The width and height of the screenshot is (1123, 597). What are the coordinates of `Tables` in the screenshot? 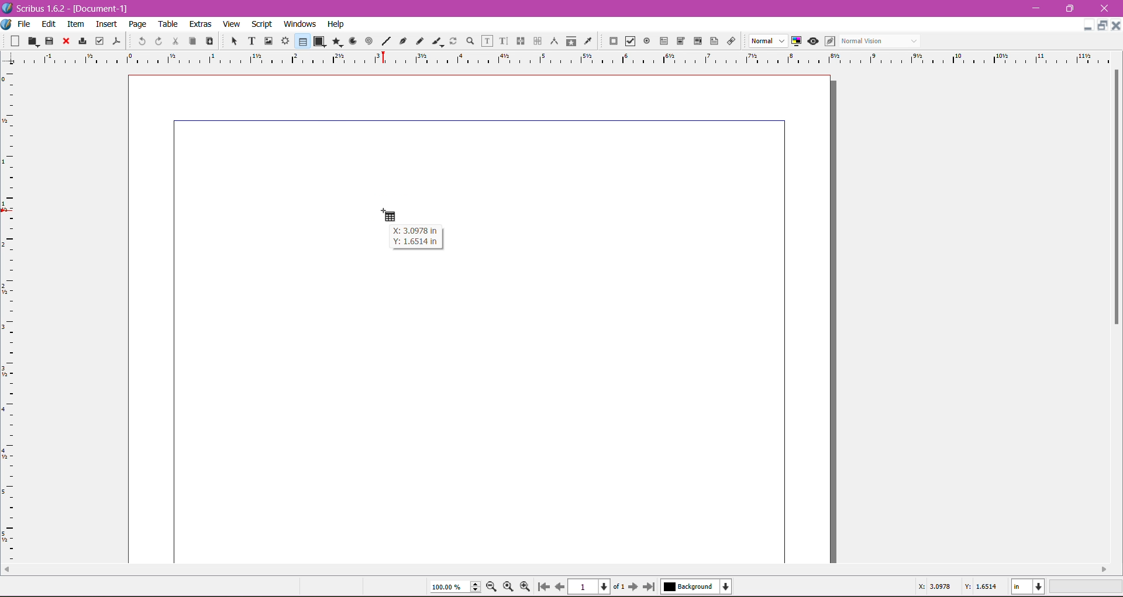 It's located at (302, 41).